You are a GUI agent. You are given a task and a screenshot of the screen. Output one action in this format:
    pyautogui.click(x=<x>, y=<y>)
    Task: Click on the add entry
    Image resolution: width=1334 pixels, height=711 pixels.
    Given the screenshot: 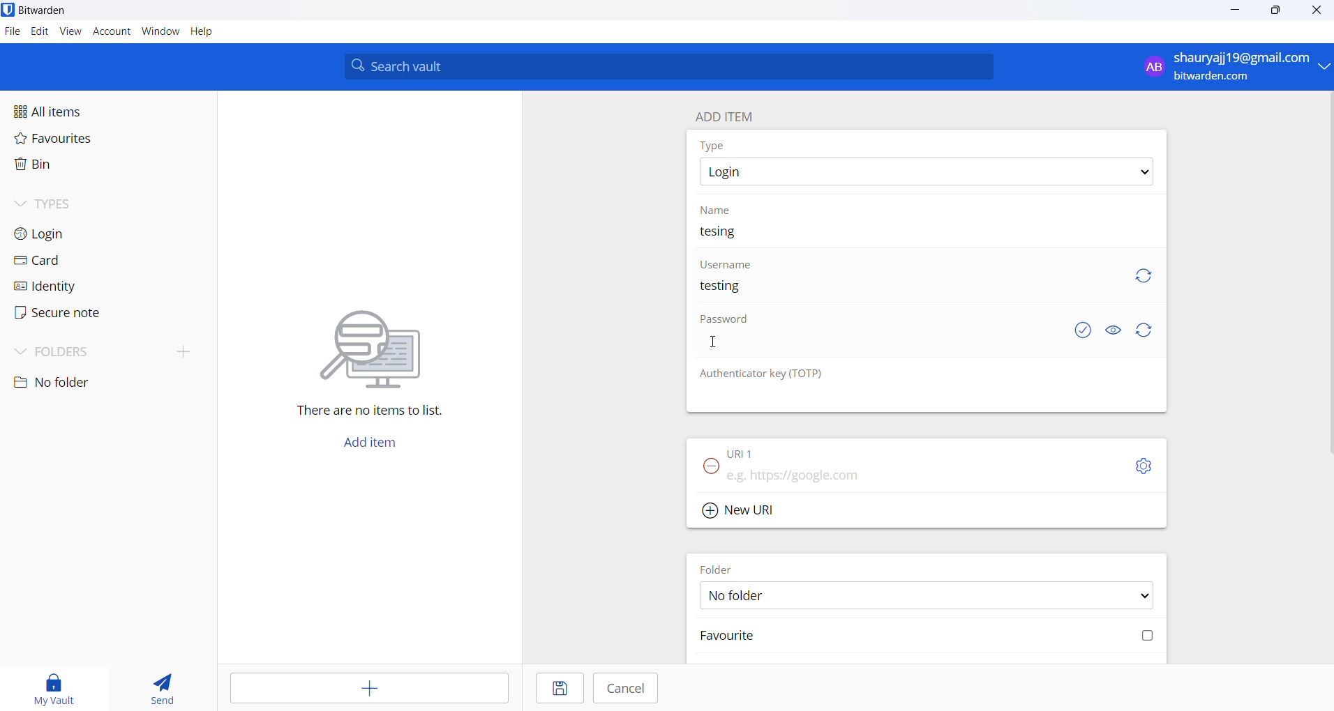 What is the action you would take?
    pyautogui.click(x=371, y=689)
    